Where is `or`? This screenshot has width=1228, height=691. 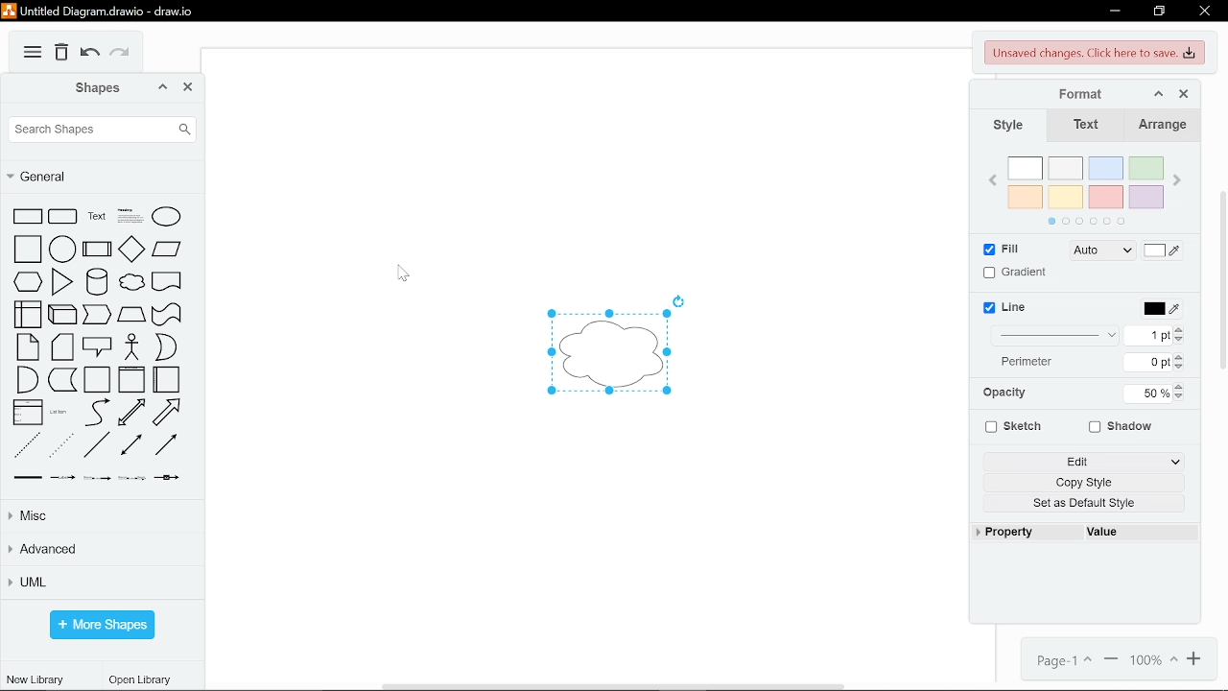
or is located at coordinates (166, 347).